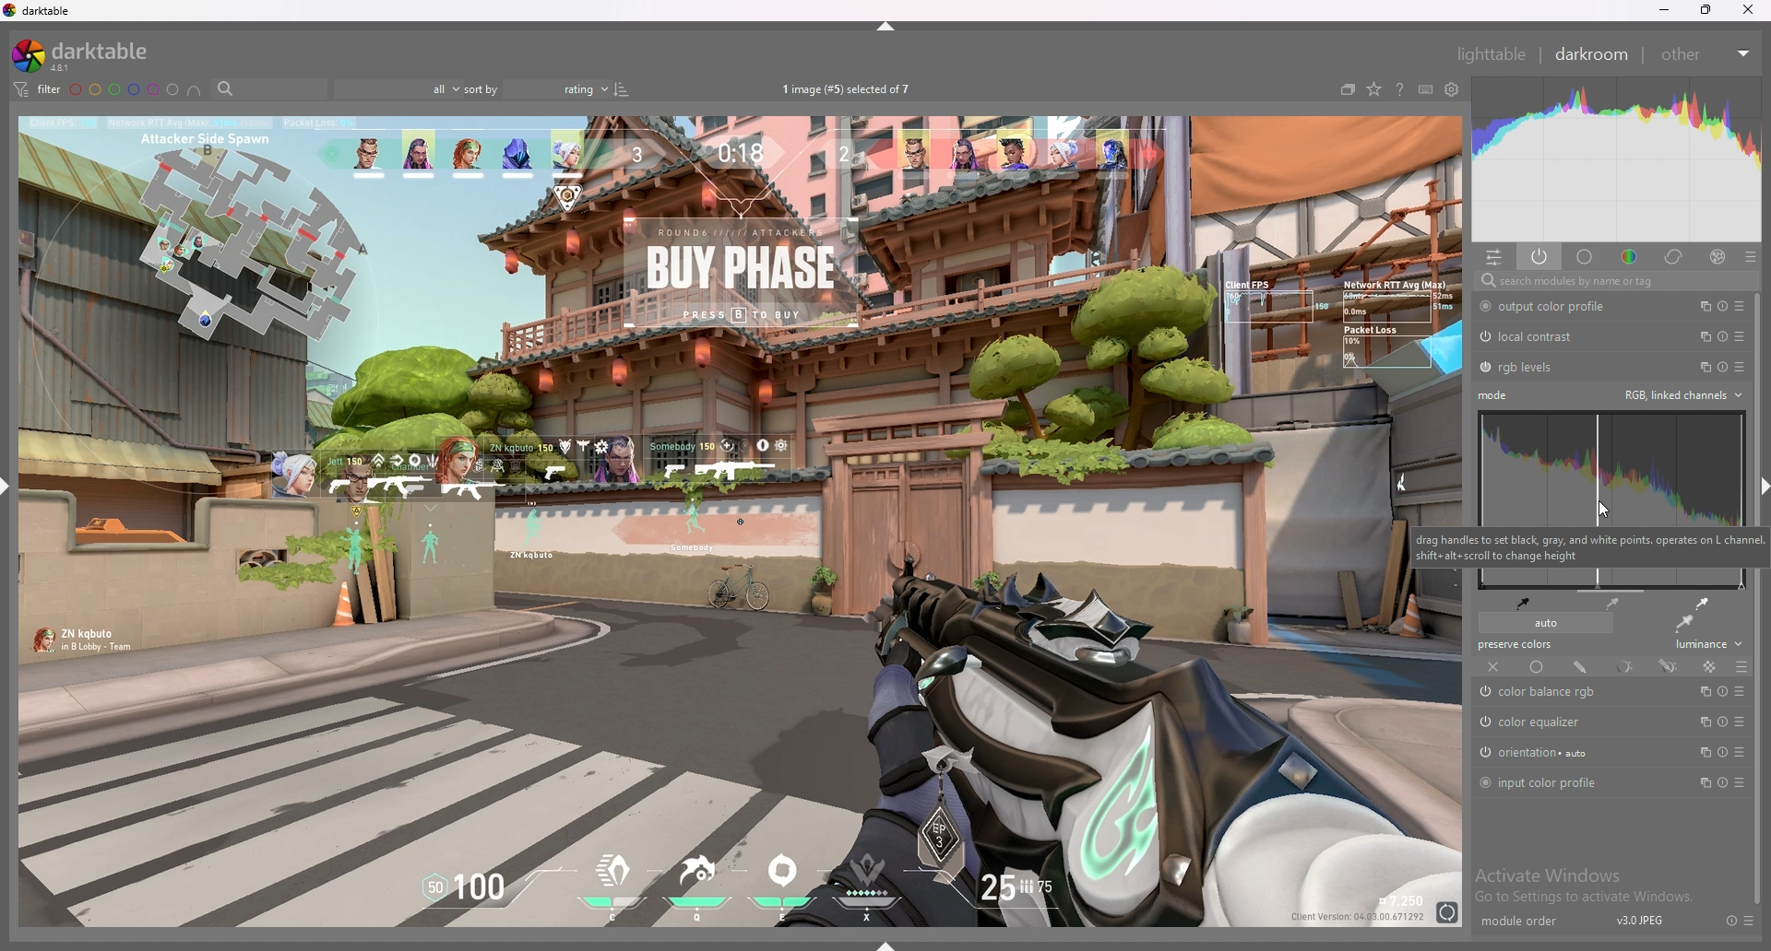 The width and height of the screenshot is (1771, 951). Describe the element at coordinates (1558, 306) in the screenshot. I see `output color profile` at that location.